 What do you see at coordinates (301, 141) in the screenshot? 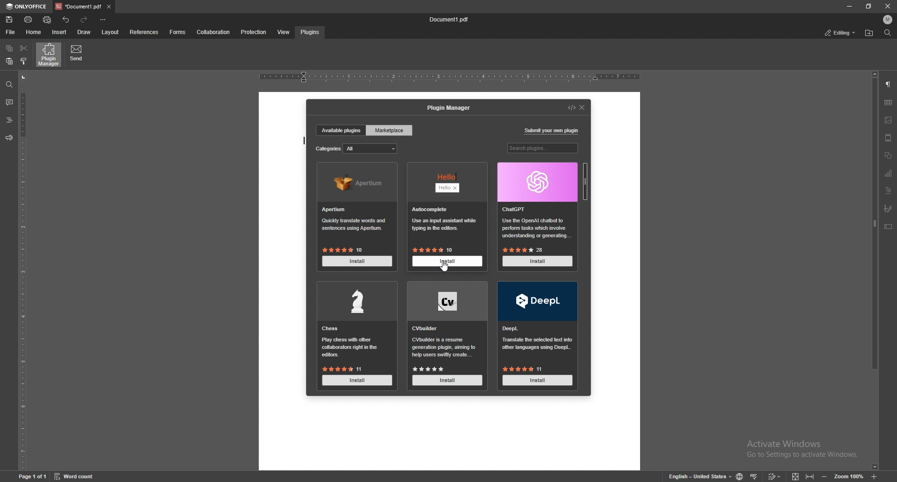
I see `type` at bounding box center [301, 141].